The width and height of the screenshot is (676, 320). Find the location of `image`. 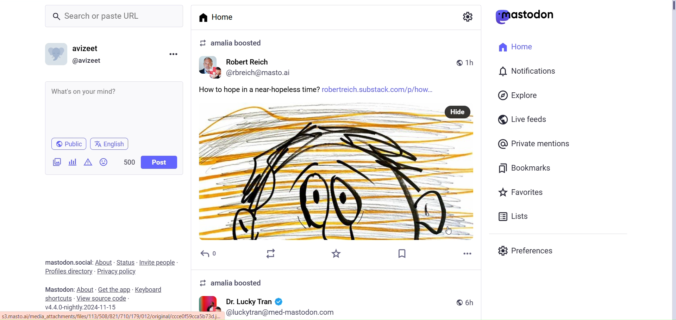

image is located at coordinates (337, 181).